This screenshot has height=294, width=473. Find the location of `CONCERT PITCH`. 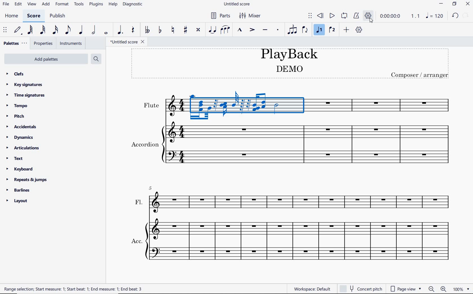

CONCERT PITCH is located at coordinates (362, 289).